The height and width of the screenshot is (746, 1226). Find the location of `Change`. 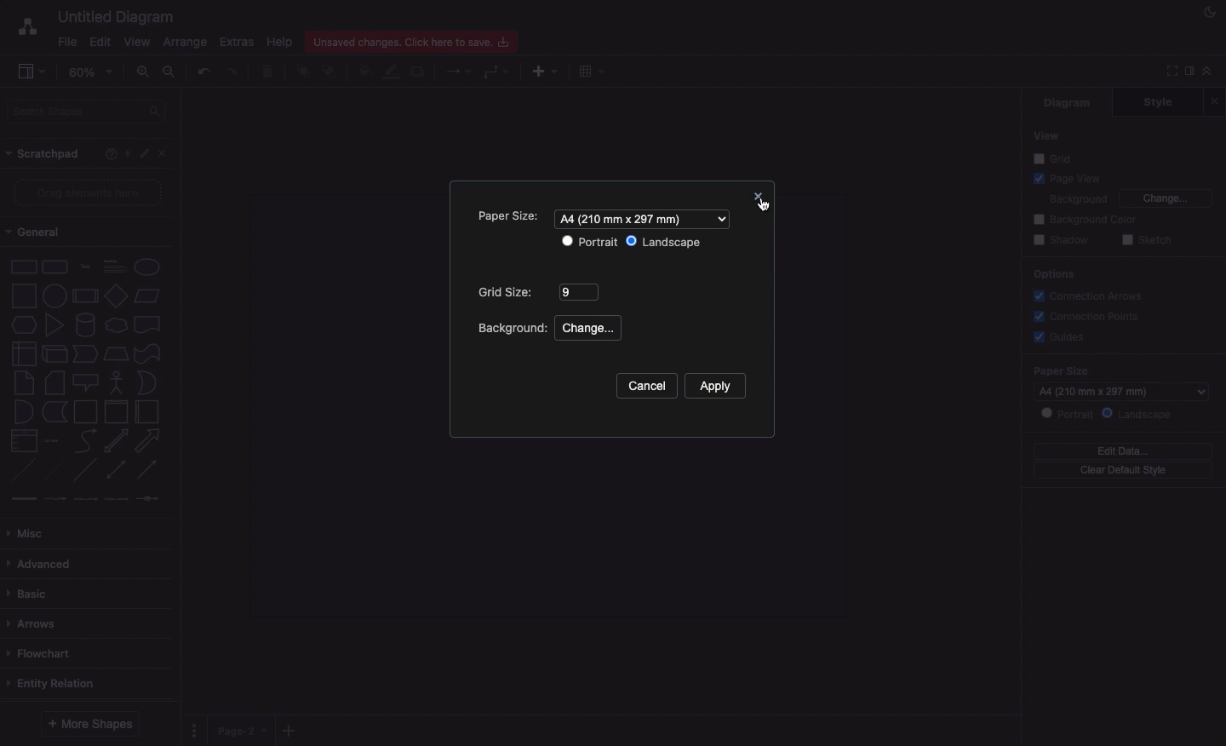

Change is located at coordinates (1167, 198).